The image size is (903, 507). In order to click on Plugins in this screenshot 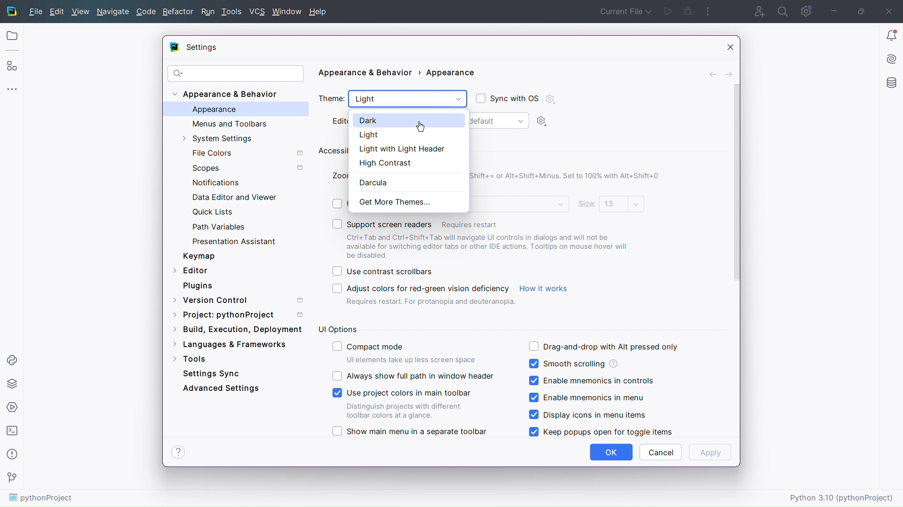, I will do `click(198, 285)`.